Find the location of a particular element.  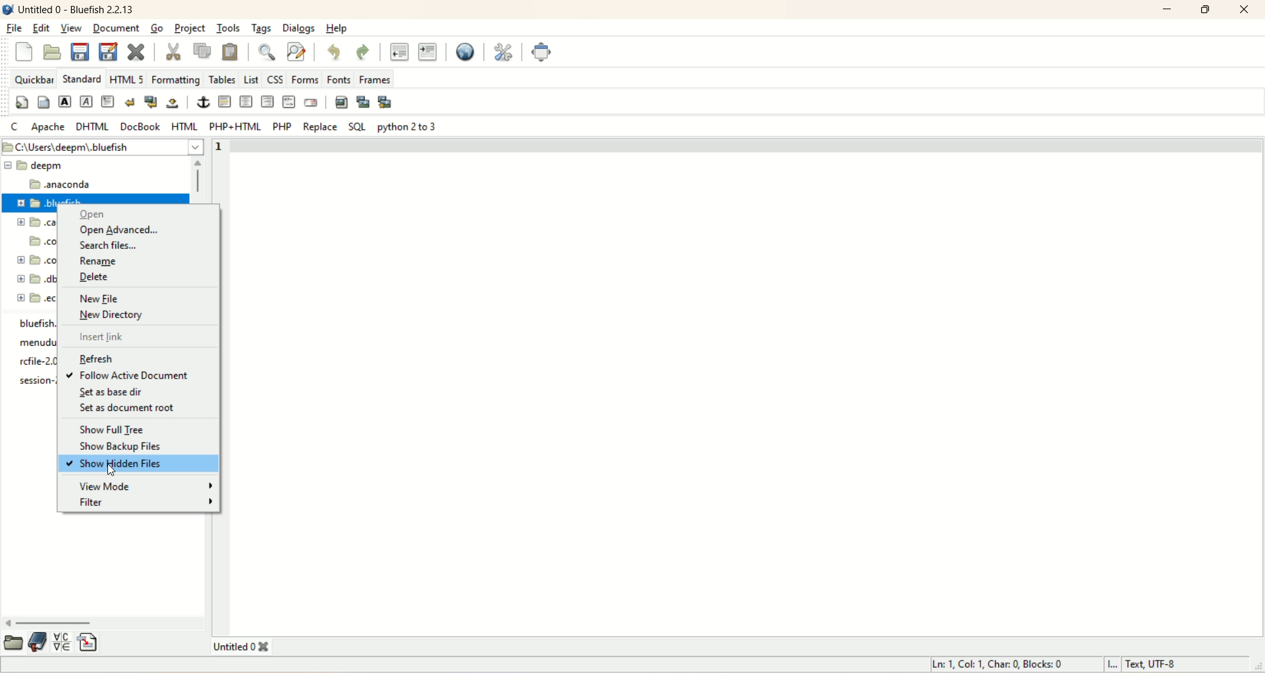

save current file is located at coordinates (80, 52).